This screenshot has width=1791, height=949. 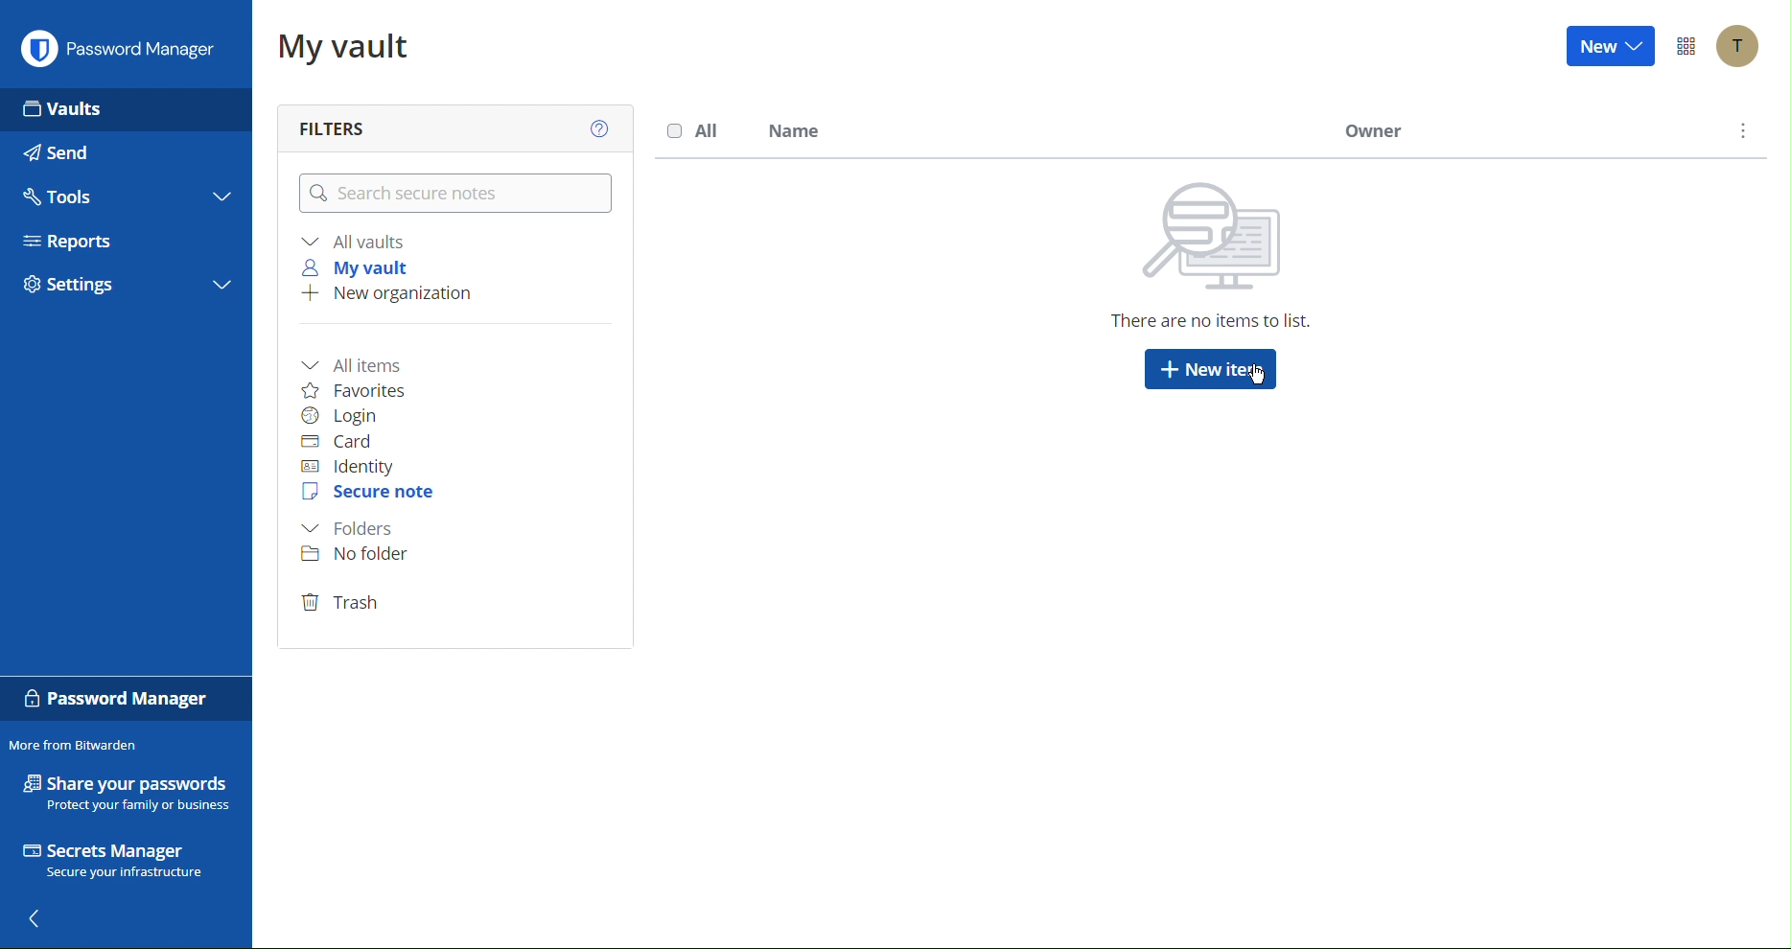 What do you see at coordinates (41, 921) in the screenshot?
I see `Back` at bounding box center [41, 921].